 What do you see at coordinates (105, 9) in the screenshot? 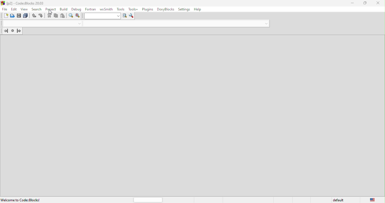
I see `wxsmith` at bounding box center [105, 9].